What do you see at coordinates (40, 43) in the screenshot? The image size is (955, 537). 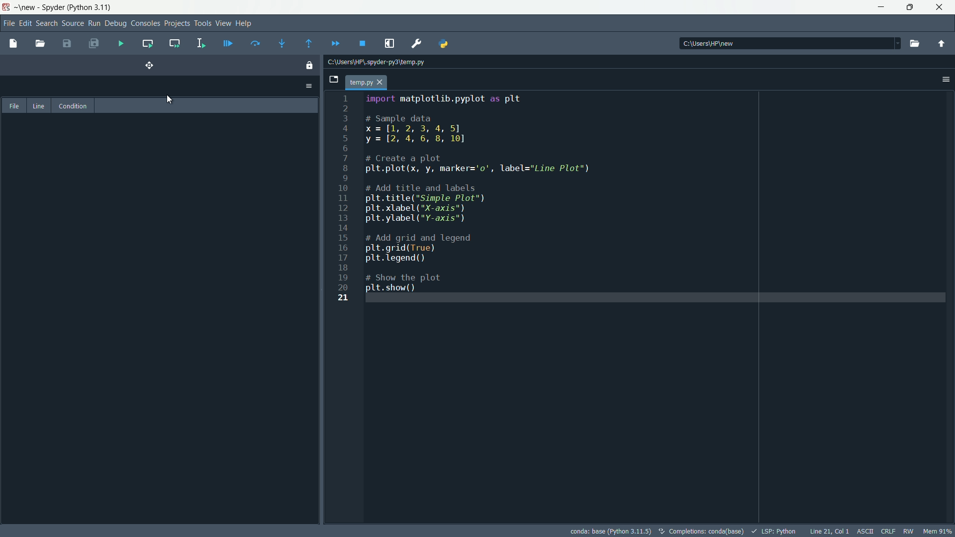 I see `open file` at bounding box center [40, 43].